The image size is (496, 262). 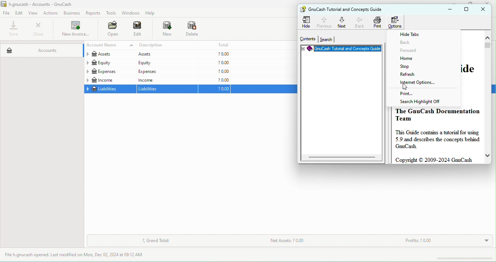 What do you see at coordinates (193, 29) in the screenshot?
I see `delete` at bounding box center [193, 29].